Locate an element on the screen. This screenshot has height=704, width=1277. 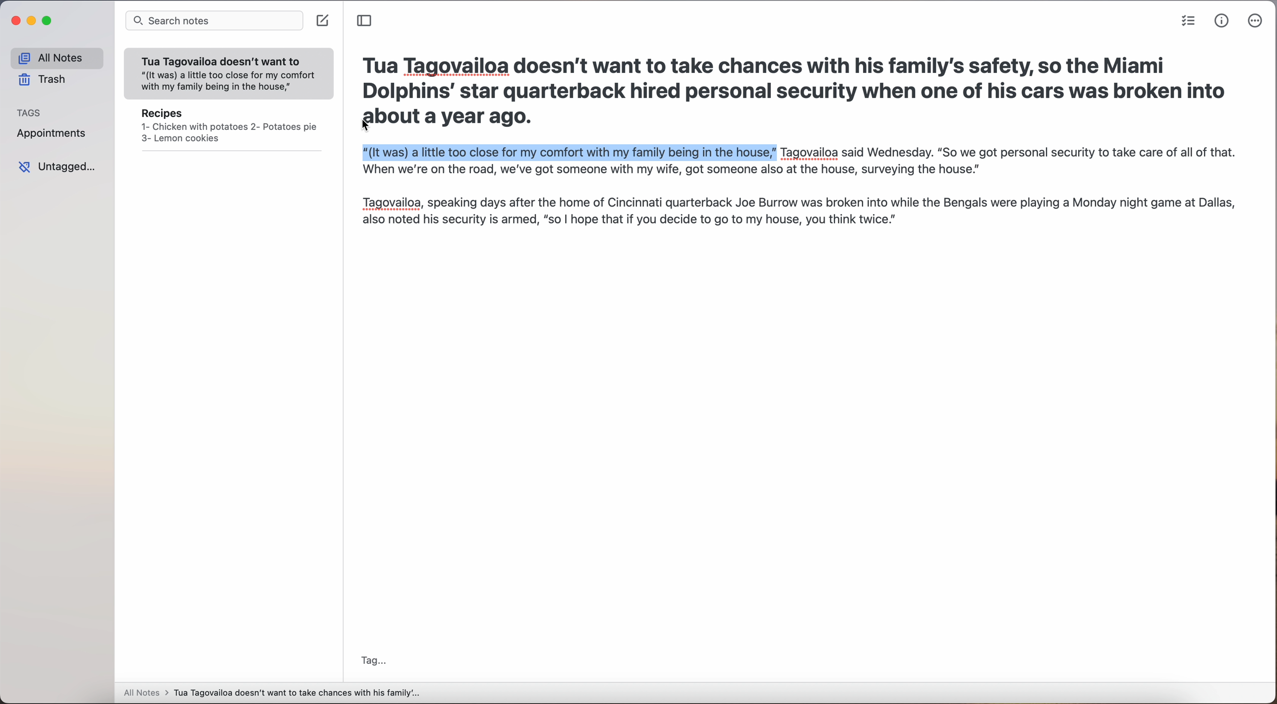
Appointments tags is located at coordinates (52, 132).